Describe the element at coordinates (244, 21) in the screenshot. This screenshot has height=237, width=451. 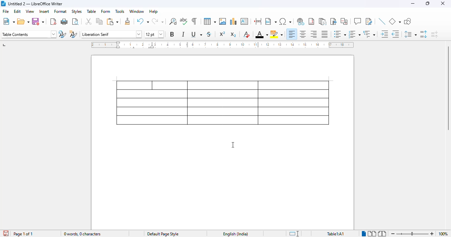
I see `insert text box` at that location.